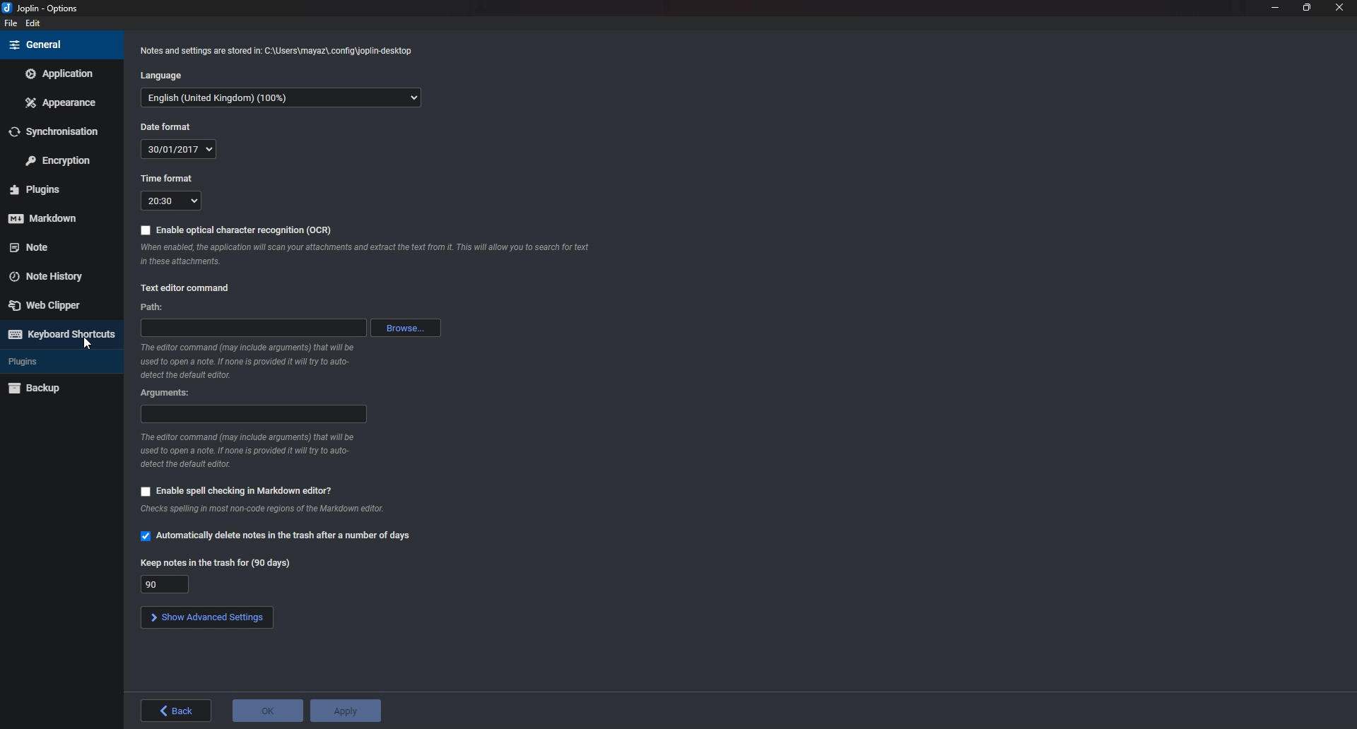 The height and width of the screenshot is (729, 1357). I want to click on General, so click(58, 44).